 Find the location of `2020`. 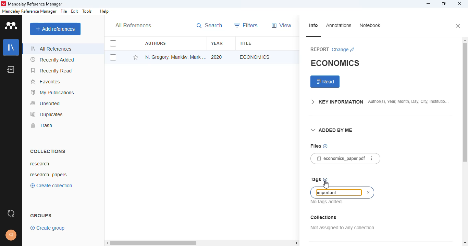

2020 is located at coordinates (217, 57).